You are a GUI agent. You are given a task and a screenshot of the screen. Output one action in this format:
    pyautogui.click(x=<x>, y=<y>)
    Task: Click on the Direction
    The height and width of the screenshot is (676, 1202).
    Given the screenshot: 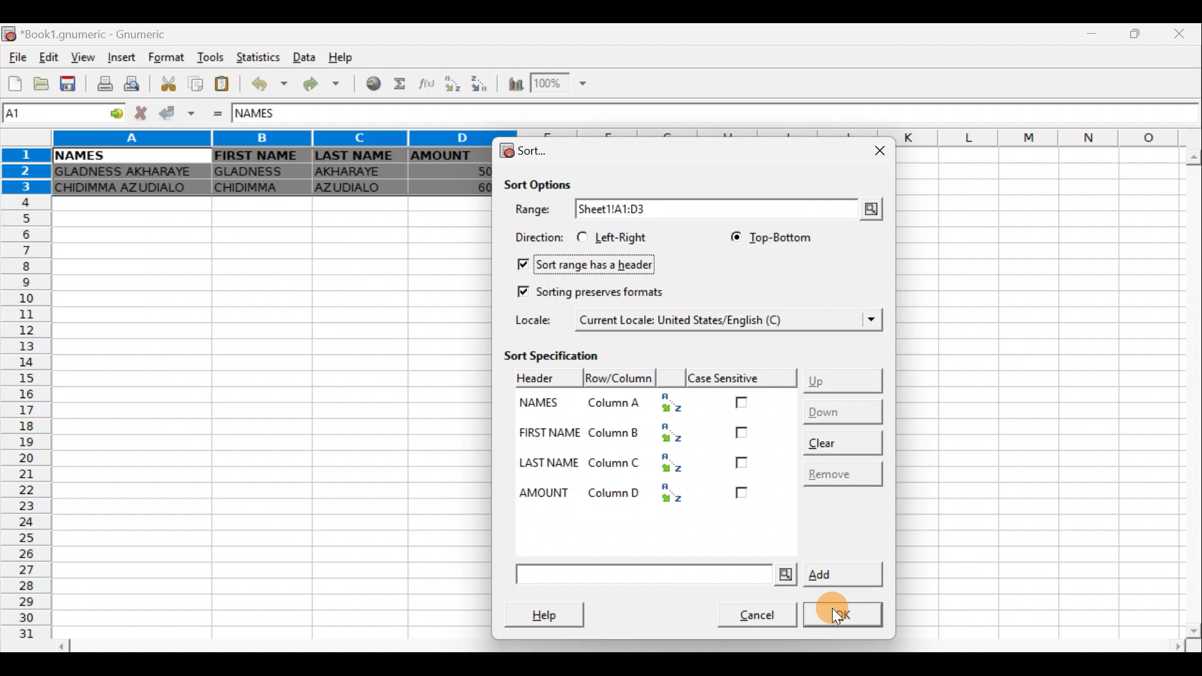 What is the action you would take?
    pyautogui.click(x=535, y=236)
    